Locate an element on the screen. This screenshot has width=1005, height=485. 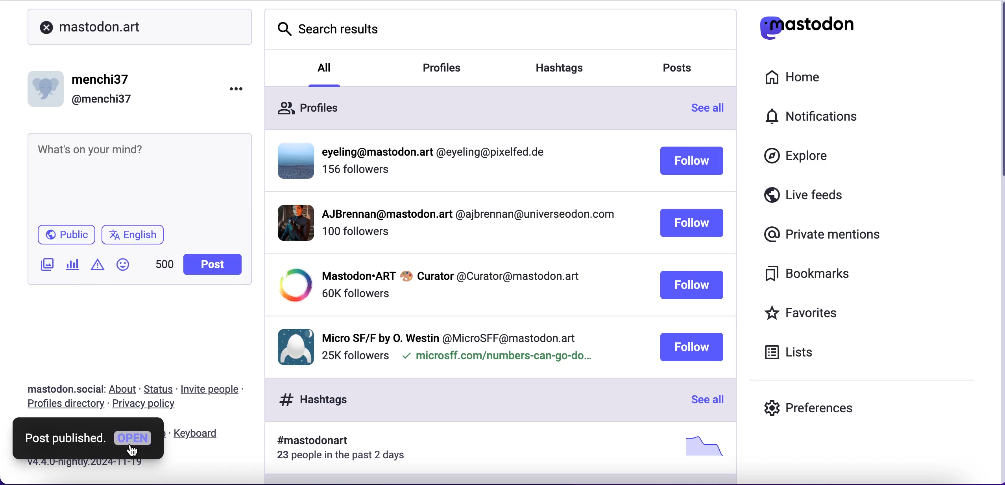
followers is located at coordinates (355, 294).